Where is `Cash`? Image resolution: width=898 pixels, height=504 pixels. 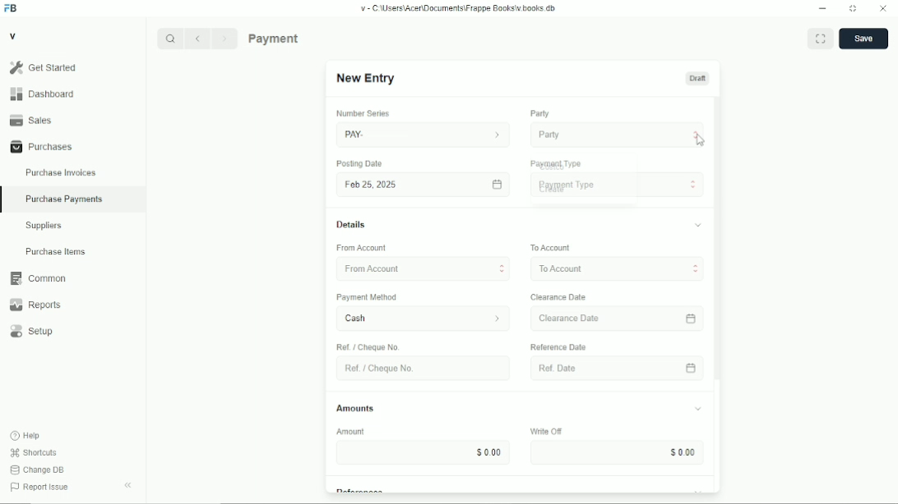 Cash is located at coordinates (415, 319).